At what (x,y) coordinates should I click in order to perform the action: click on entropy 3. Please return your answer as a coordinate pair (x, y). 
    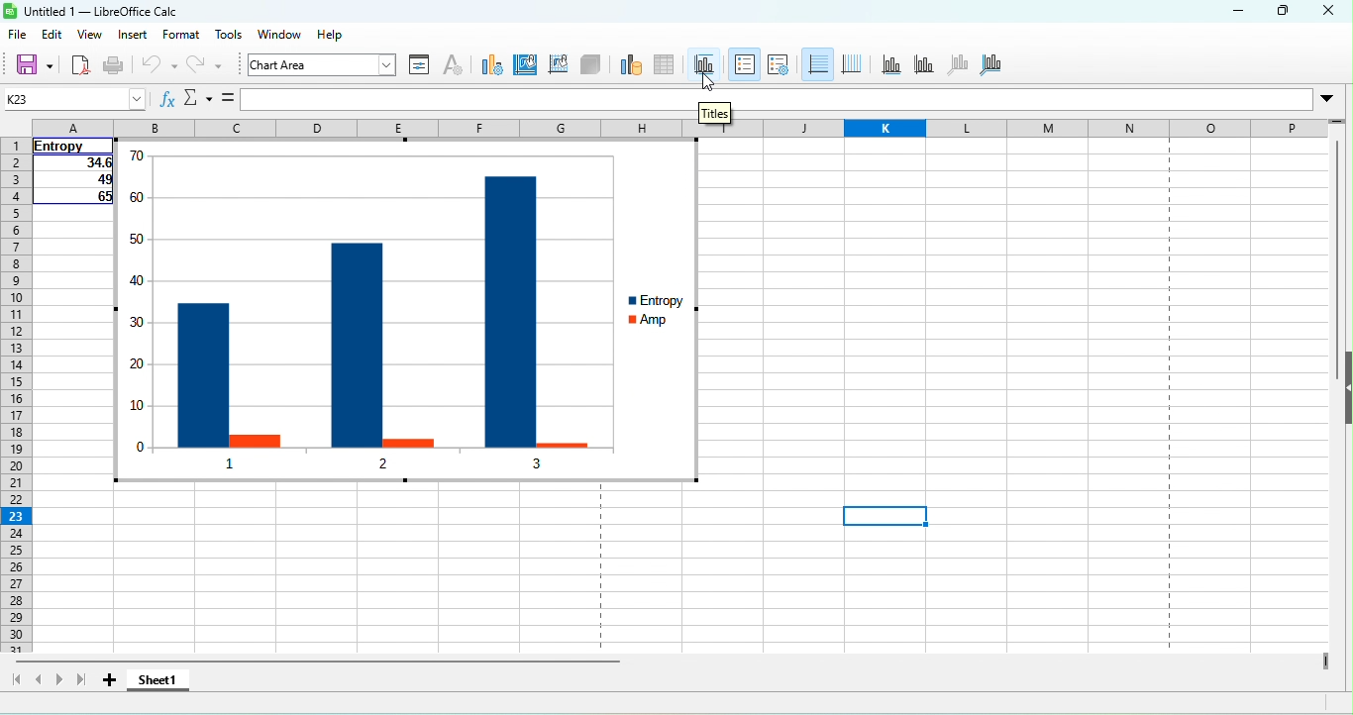
    Looking at the image, I should click on (509, 311).